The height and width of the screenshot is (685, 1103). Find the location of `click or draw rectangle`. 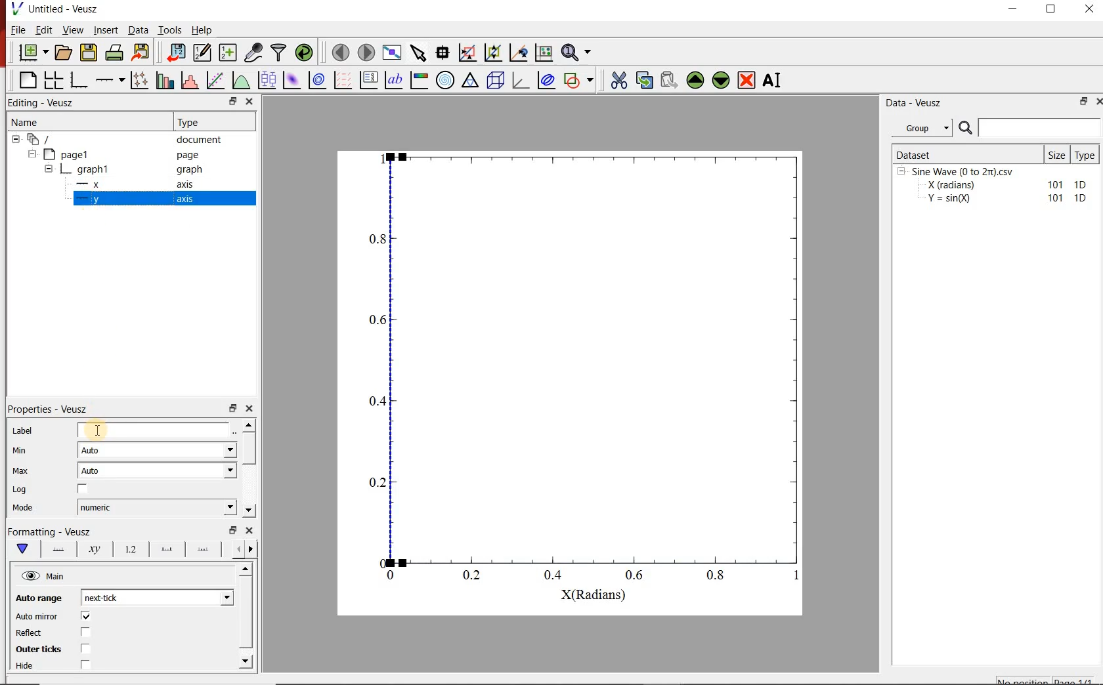

click or draw rectangle is located at coordinates (467, 51).